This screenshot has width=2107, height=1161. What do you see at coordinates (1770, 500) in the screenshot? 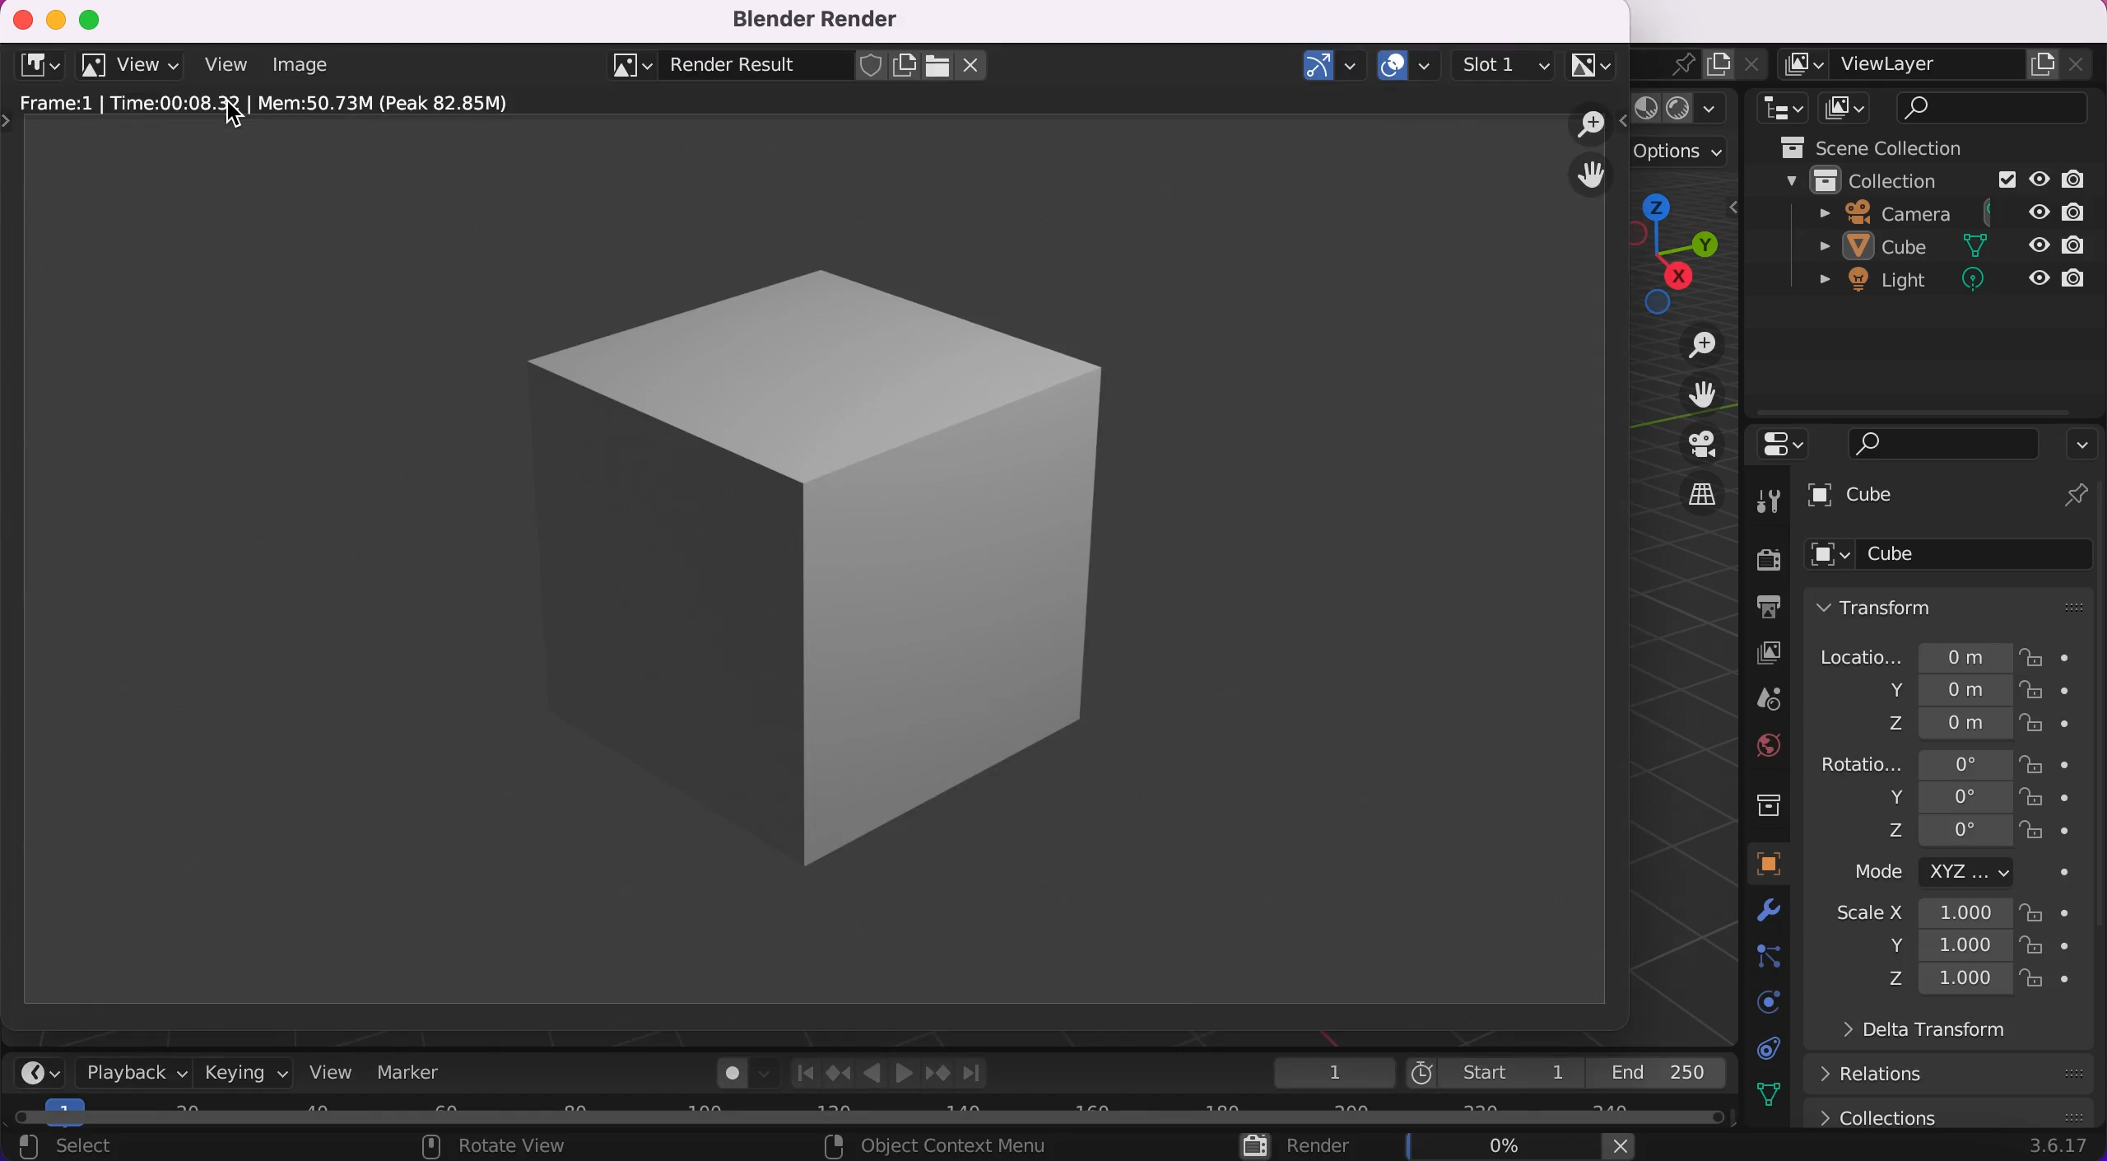
I see `tools` at bounding box center [1770, 500].